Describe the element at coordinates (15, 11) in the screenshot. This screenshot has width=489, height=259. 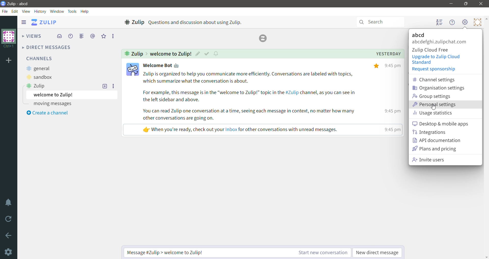
I see `Edit` at that location.